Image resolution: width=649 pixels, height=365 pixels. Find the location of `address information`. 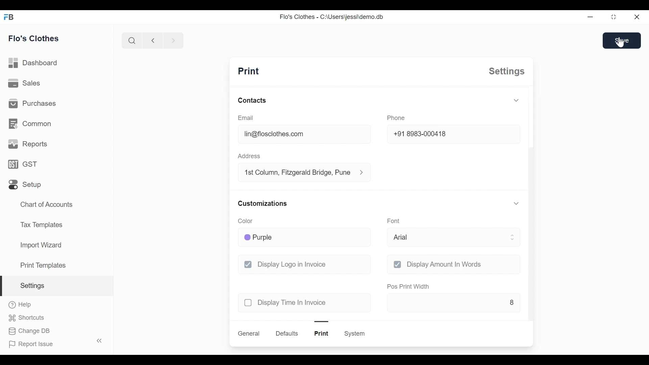

address information is located at coordinates (364, 172).